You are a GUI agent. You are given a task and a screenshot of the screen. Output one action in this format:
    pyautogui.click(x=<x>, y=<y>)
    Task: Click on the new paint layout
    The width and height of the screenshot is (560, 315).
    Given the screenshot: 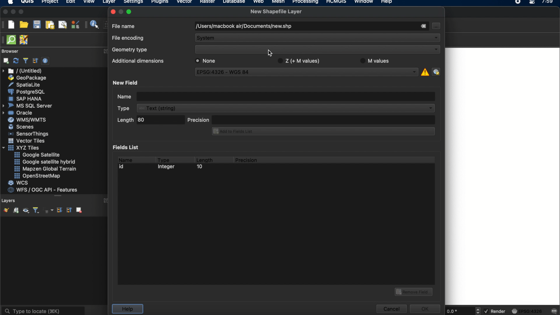 What is the action you would take?
    pyautogui.click(x=49, y=25)
    